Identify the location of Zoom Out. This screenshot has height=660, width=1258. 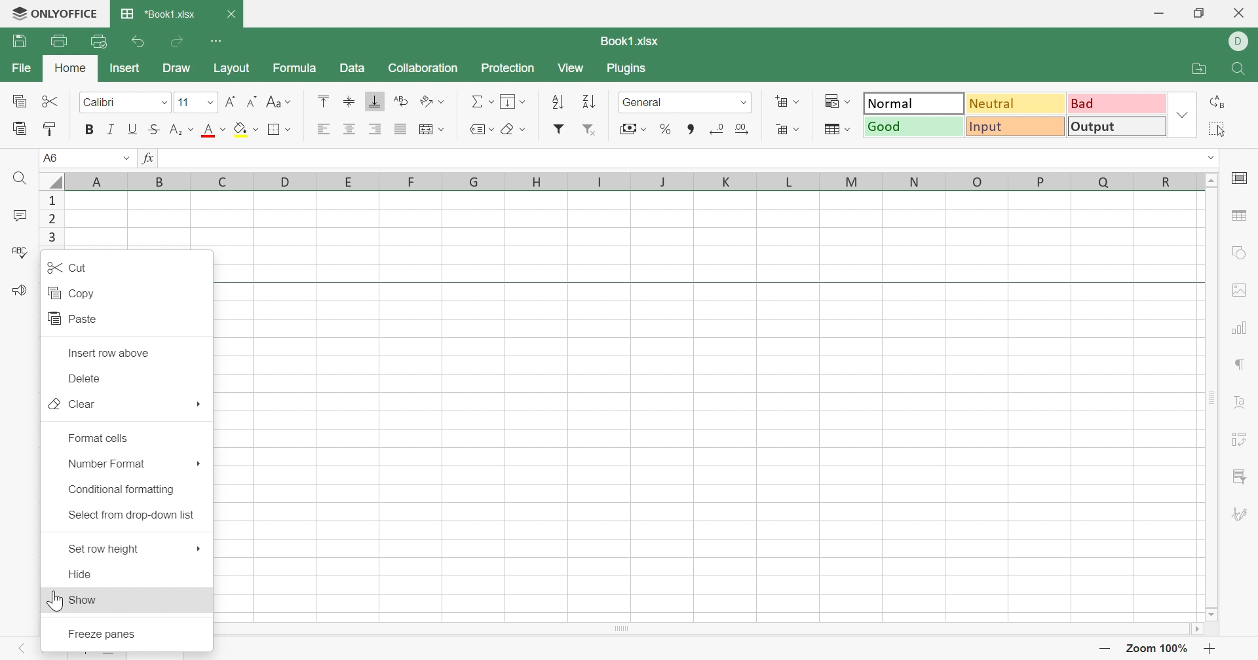
(1103, 650).